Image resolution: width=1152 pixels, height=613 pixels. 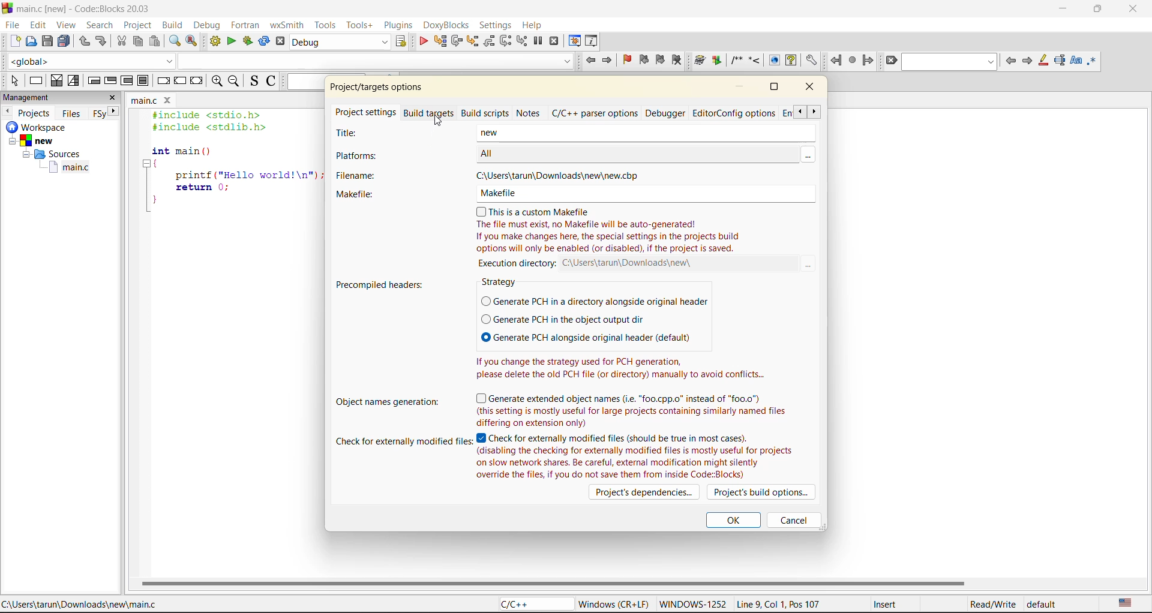 I want to click on build and run, so click(x=247, y=42).